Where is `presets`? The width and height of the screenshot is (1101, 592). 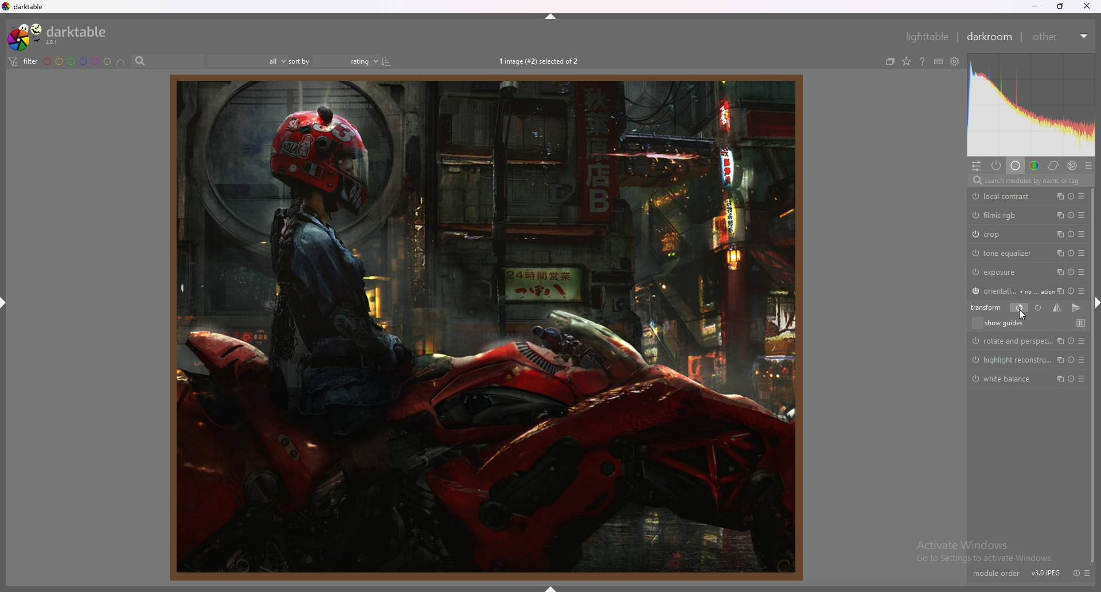 presets is located at coordinates (1084, 379).